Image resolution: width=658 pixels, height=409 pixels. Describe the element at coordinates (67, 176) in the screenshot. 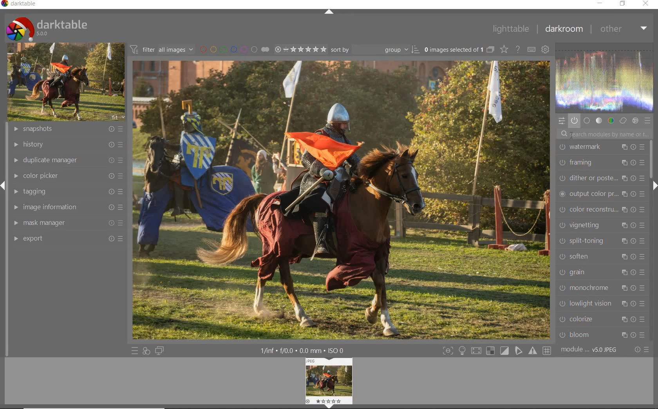

I see `color picker` at that location.